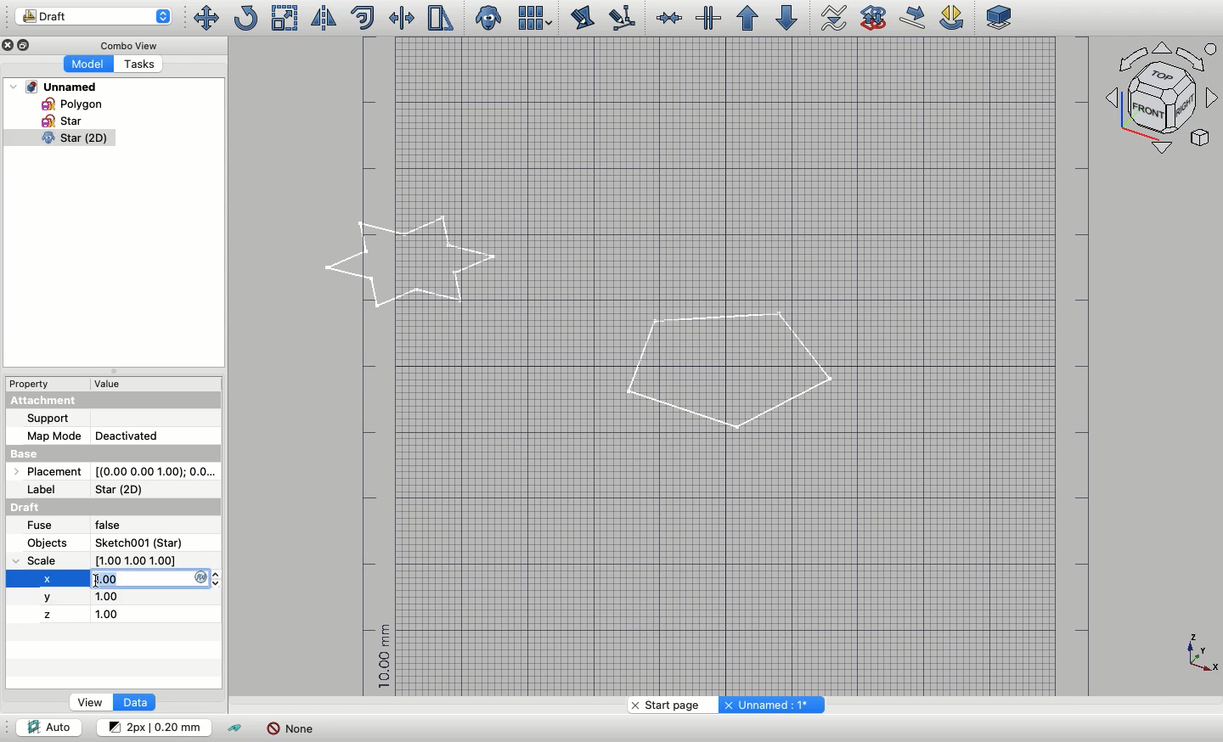  What do you see at coordinates (363, 18) in the screenshot?
I see `Offset` at bounding box center [363, 18].